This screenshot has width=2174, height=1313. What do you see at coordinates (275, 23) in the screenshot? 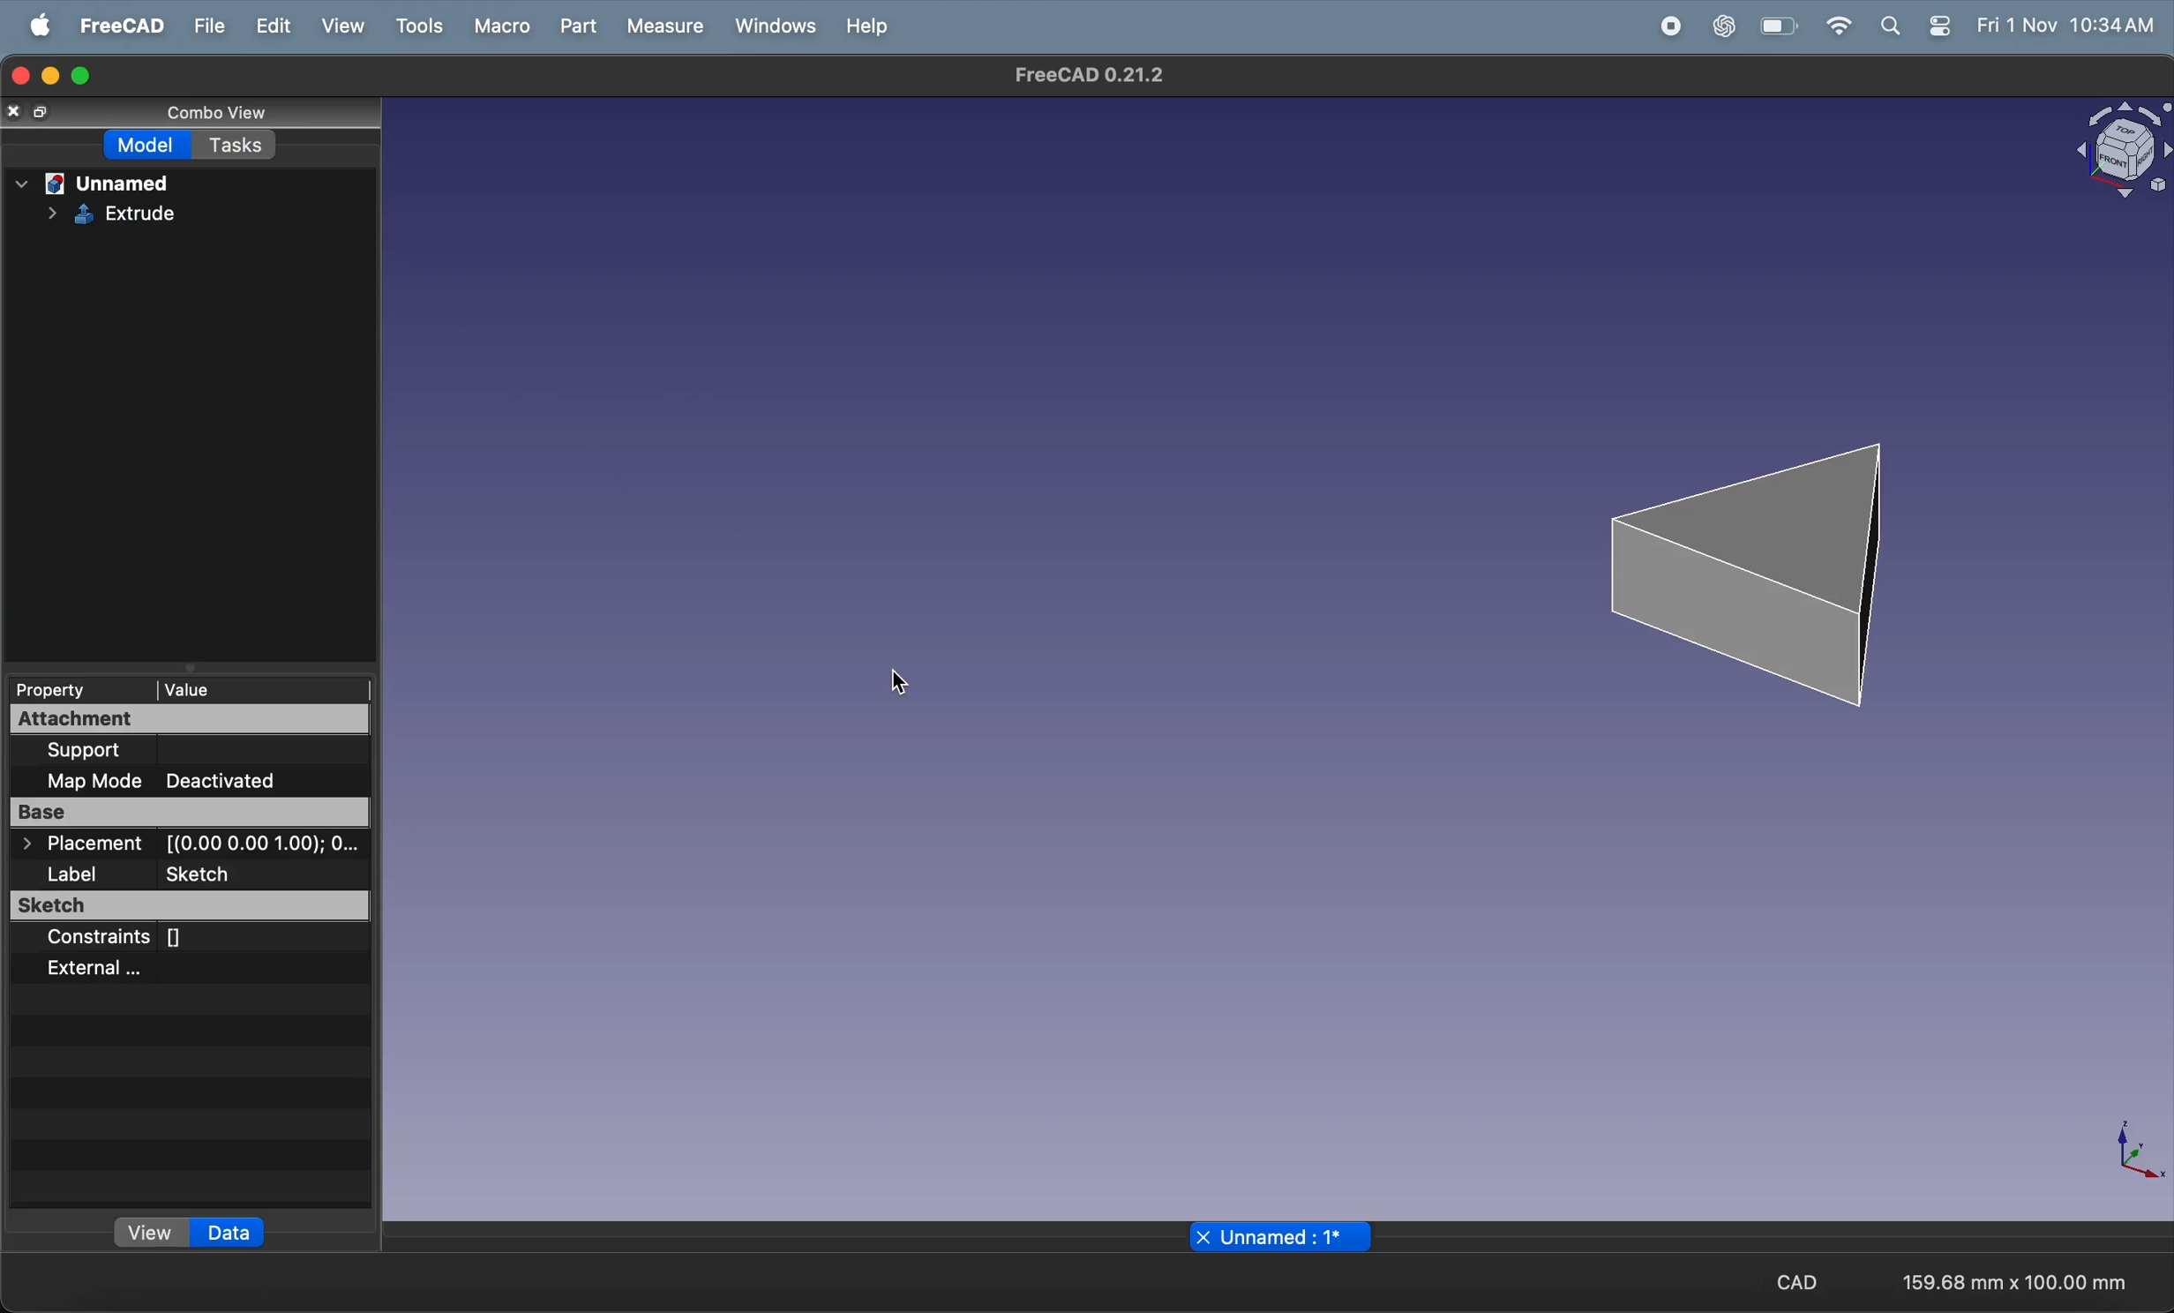
I see `edit` at bounding box center [275, 23].